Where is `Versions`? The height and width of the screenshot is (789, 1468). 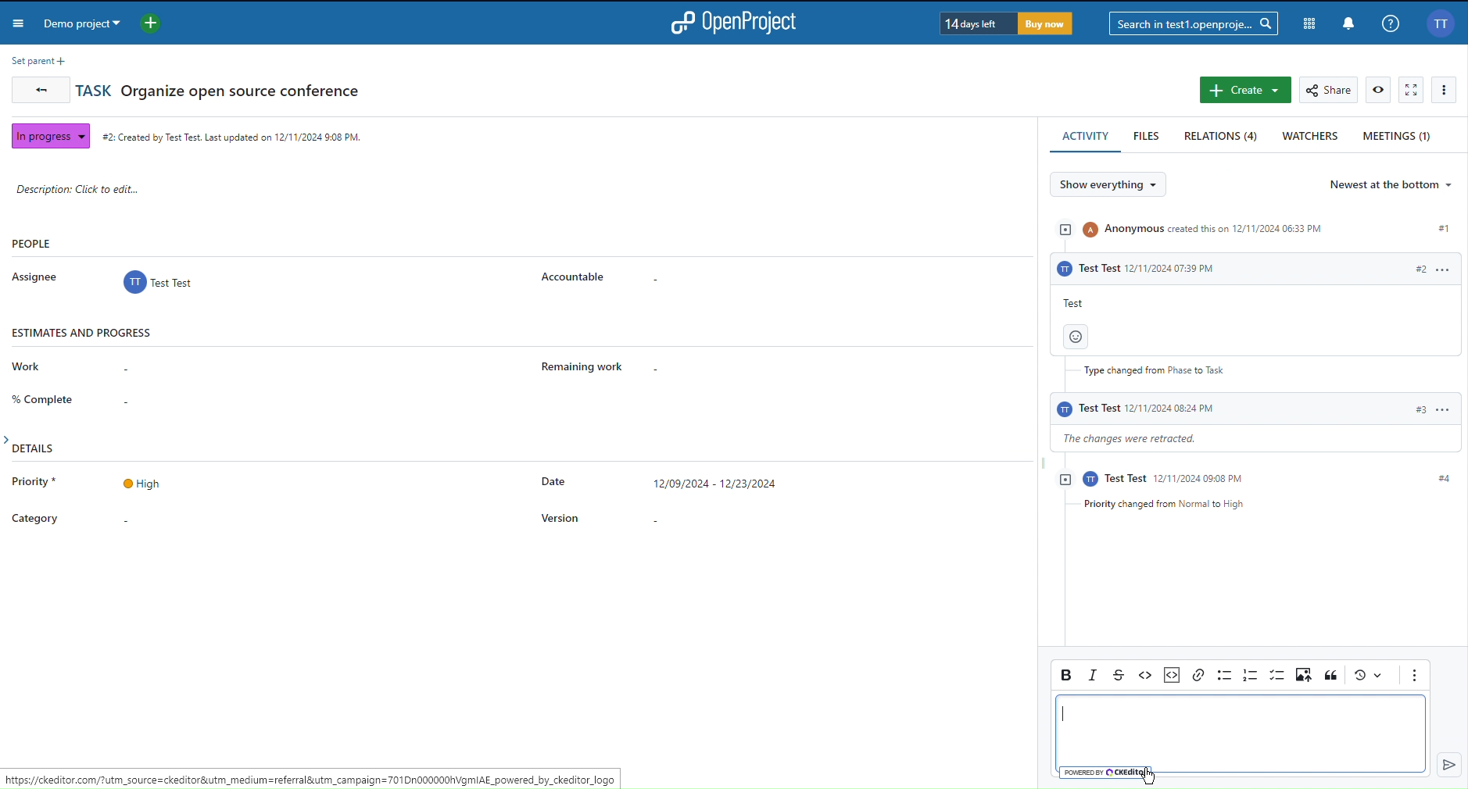
Versions is located at coordinates (1367, 676).